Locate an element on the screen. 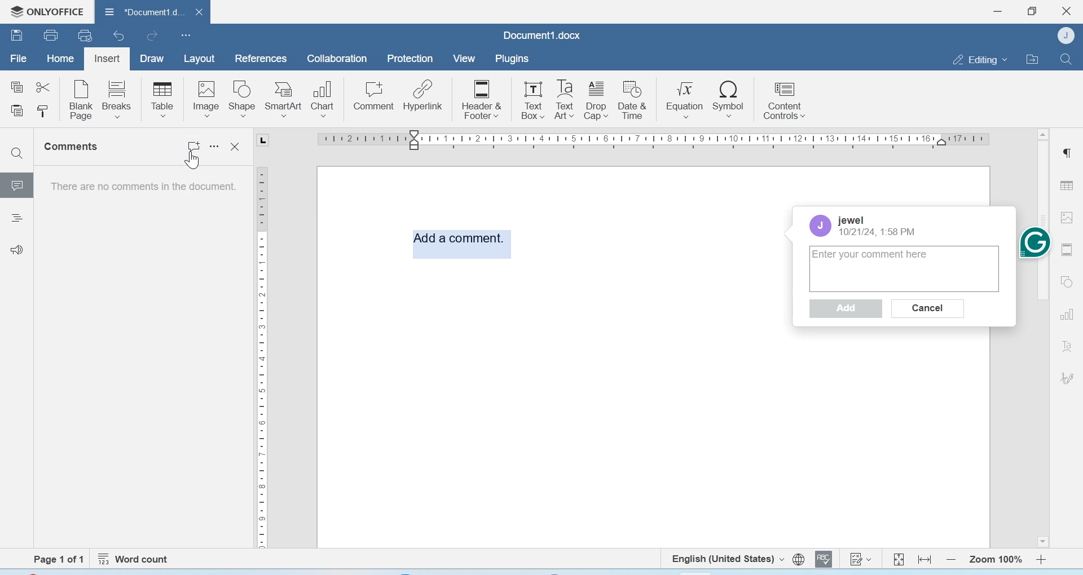 This screenshot has width=1083, height=575. Graphs is located at coordinates (1067, 315).